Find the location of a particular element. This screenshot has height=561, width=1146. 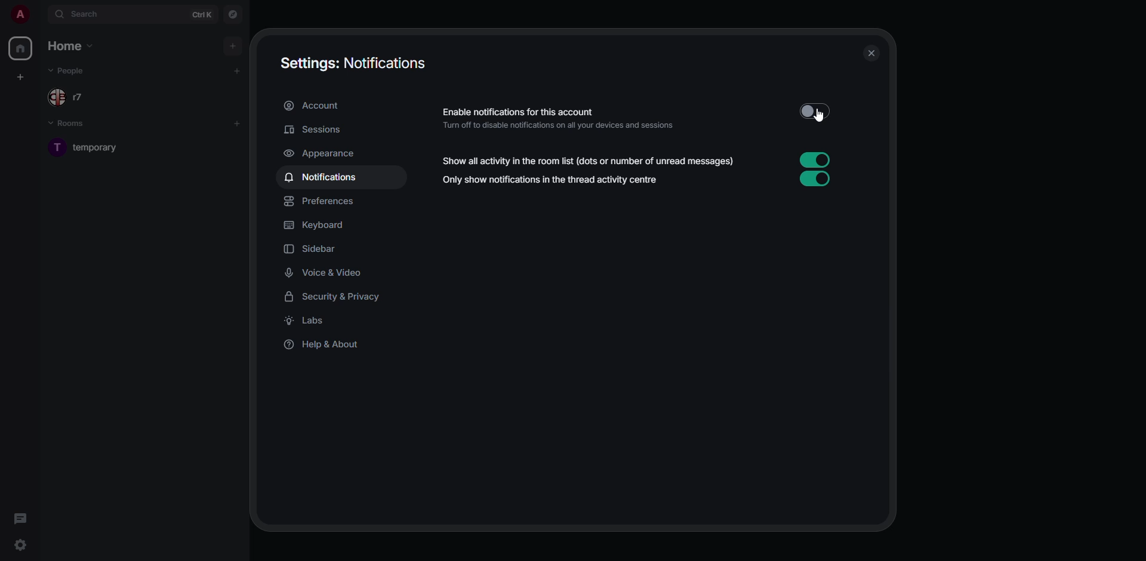

room is located at coordinates (97, 150).